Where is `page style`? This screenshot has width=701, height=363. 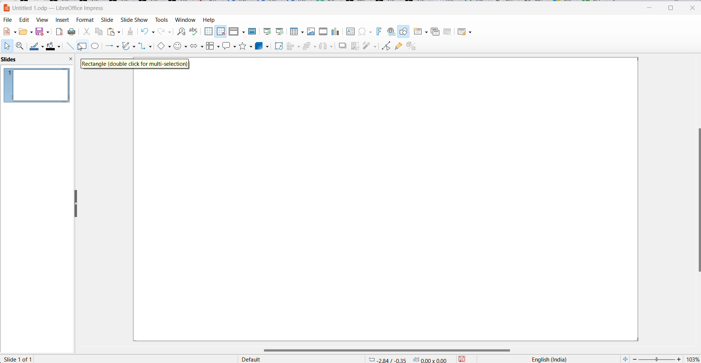 page style is located at coordinates (299, 359).